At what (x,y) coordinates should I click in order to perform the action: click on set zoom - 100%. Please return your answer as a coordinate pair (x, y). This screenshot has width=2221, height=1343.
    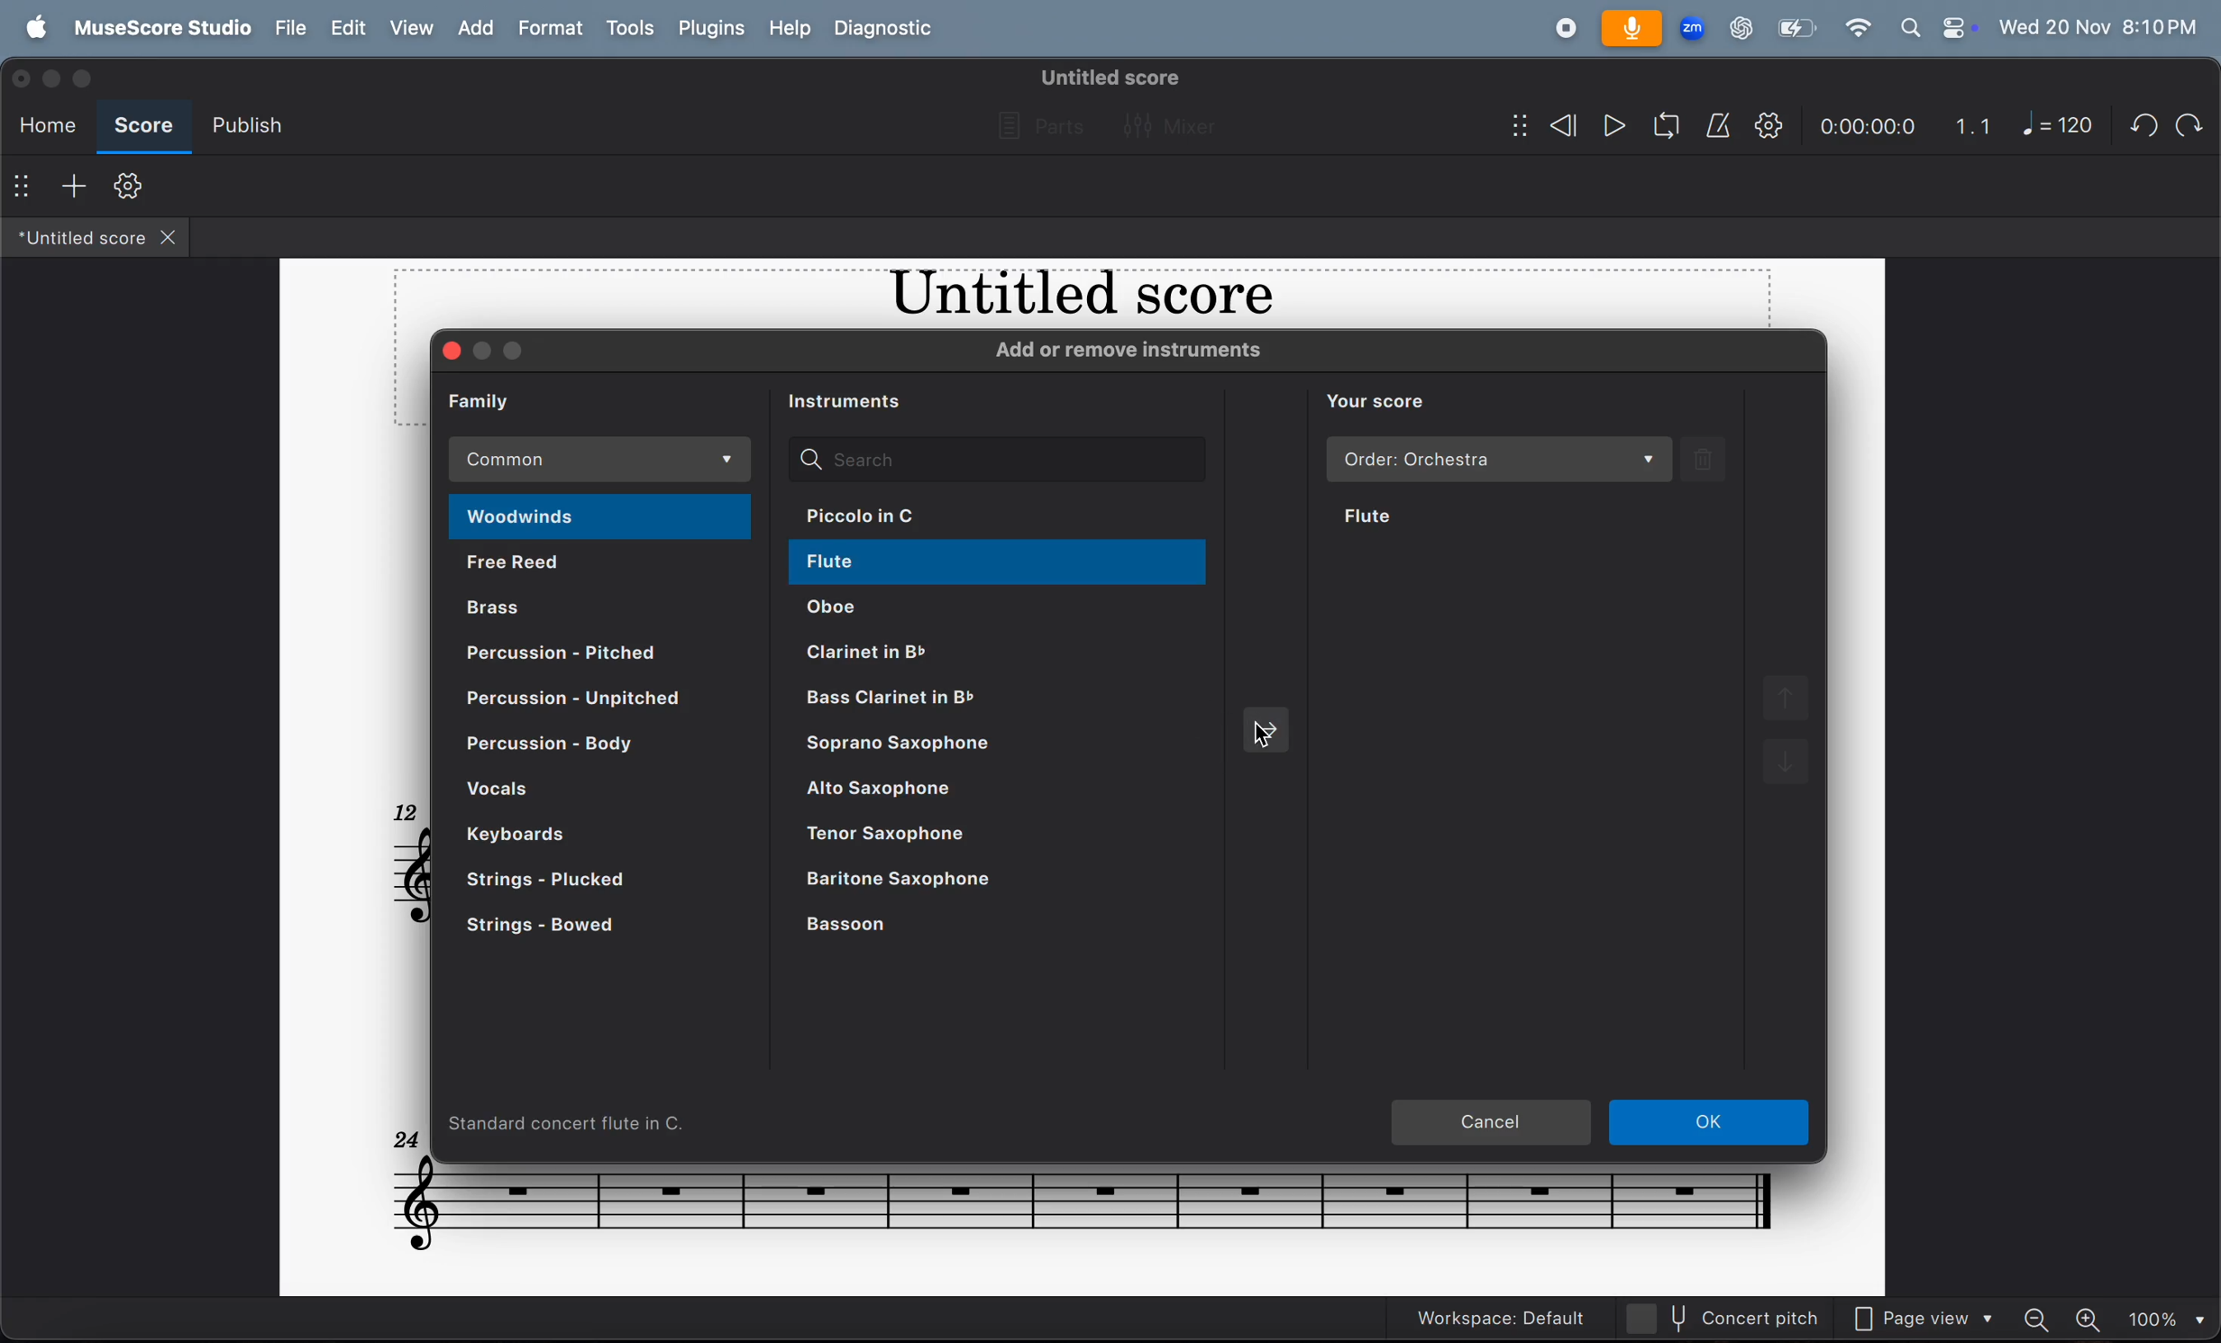
    Looking at the image, I should click on (2164, 1318).